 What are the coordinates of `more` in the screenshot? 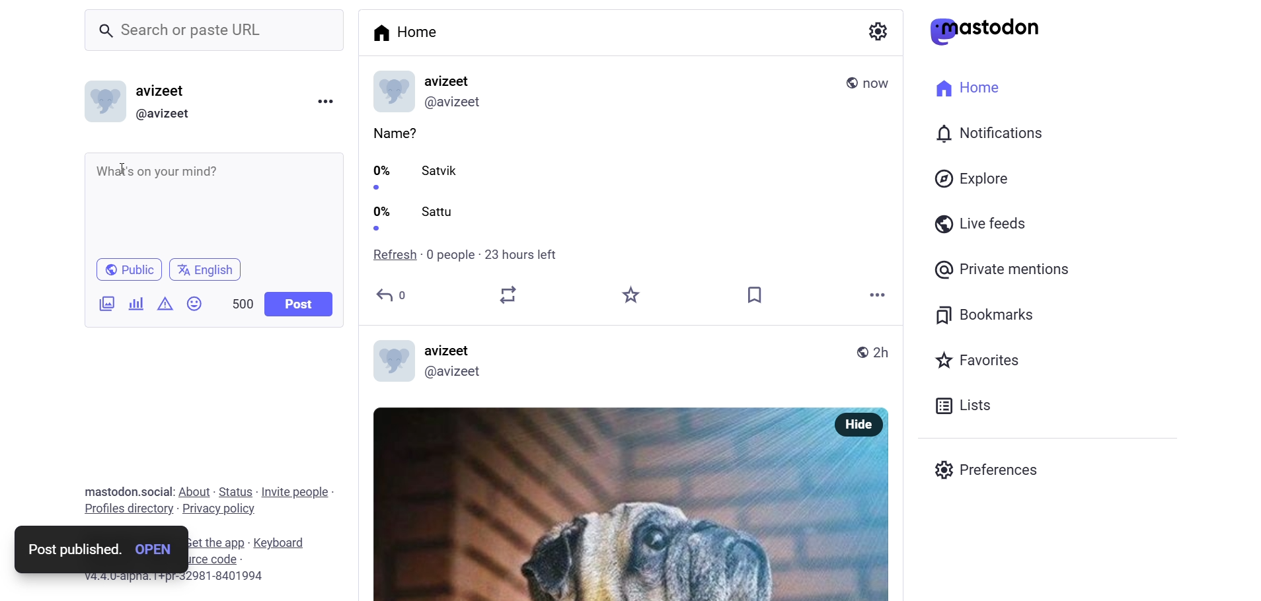 It's located at (876, 296).